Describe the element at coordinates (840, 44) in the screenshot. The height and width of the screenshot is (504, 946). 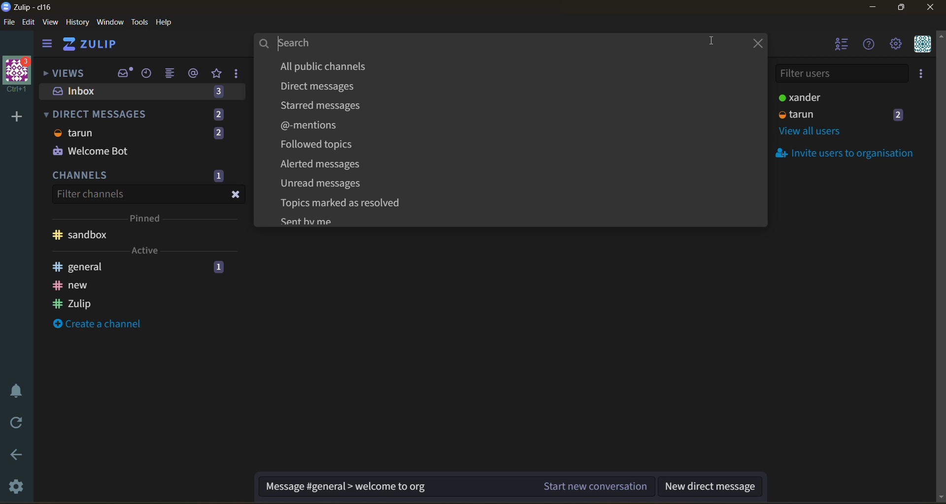
I see `hide users list` at that location.